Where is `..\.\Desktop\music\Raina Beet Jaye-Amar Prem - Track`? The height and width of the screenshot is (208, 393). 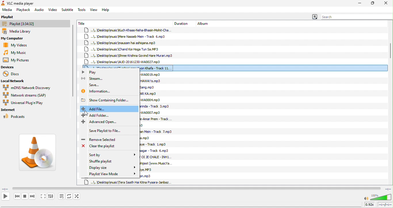
..\.\Desktop\music\Raina Beet Jaye-Amar Prem - Track is located at coordinates (156, 119).